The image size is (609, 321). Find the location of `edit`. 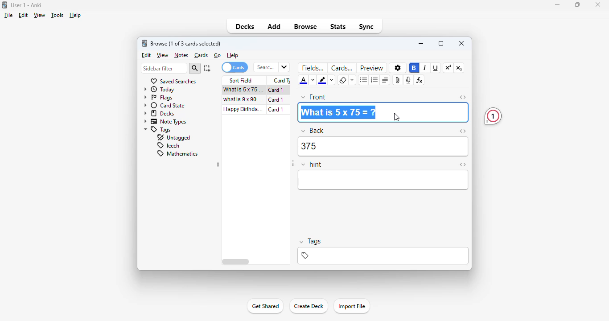

edit is located at coordinates (24, 16).